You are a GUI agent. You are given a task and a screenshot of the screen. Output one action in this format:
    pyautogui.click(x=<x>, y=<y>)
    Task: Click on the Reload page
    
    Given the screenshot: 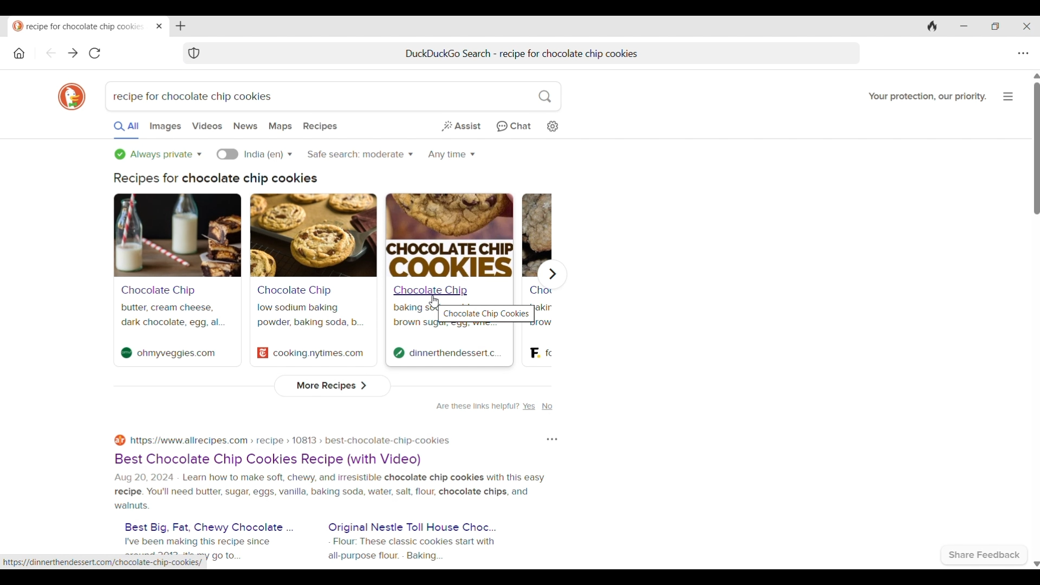 What is the action you would take?
    pyautogui.click(x=94, y=54)
    